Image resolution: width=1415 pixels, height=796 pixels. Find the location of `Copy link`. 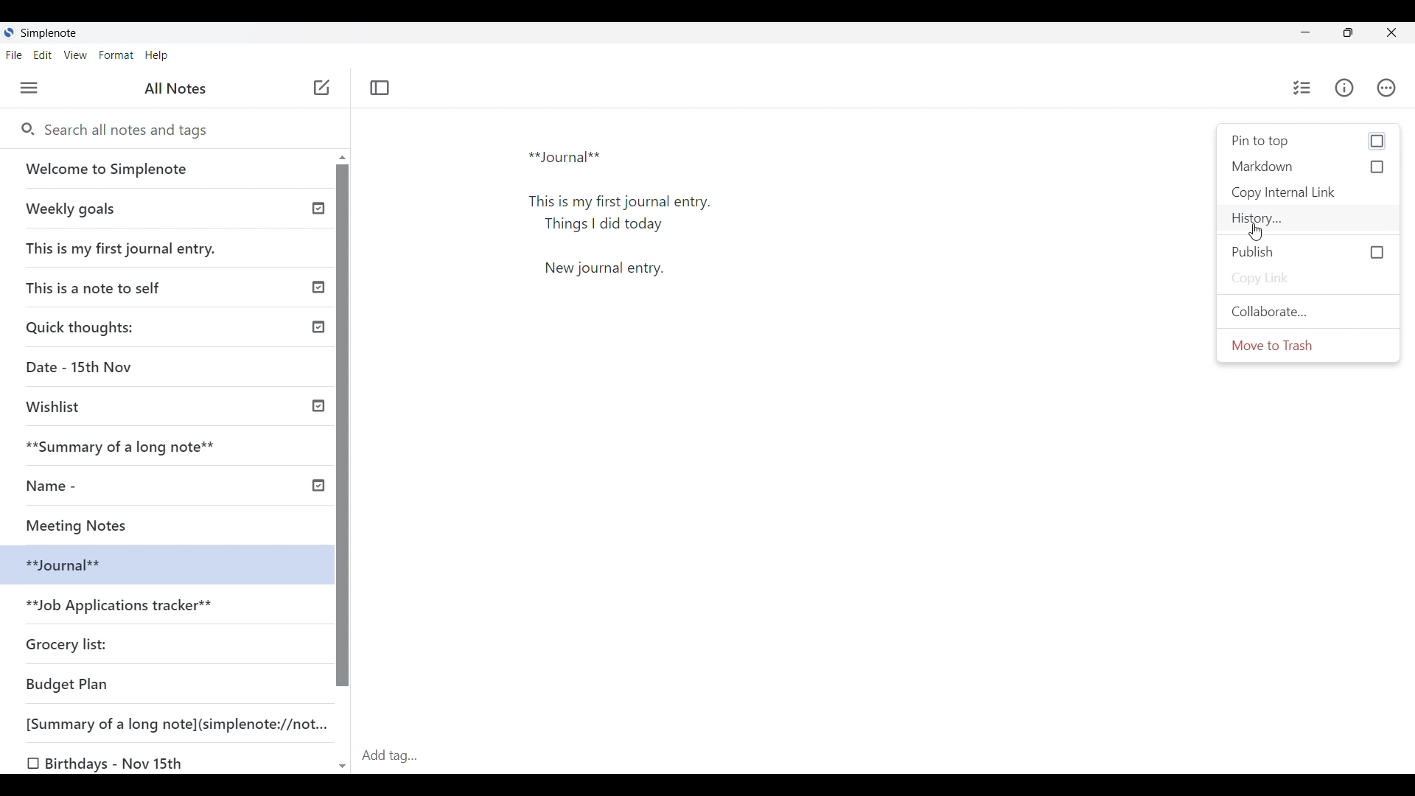

Copy link is located at coordinates (1308, 279).